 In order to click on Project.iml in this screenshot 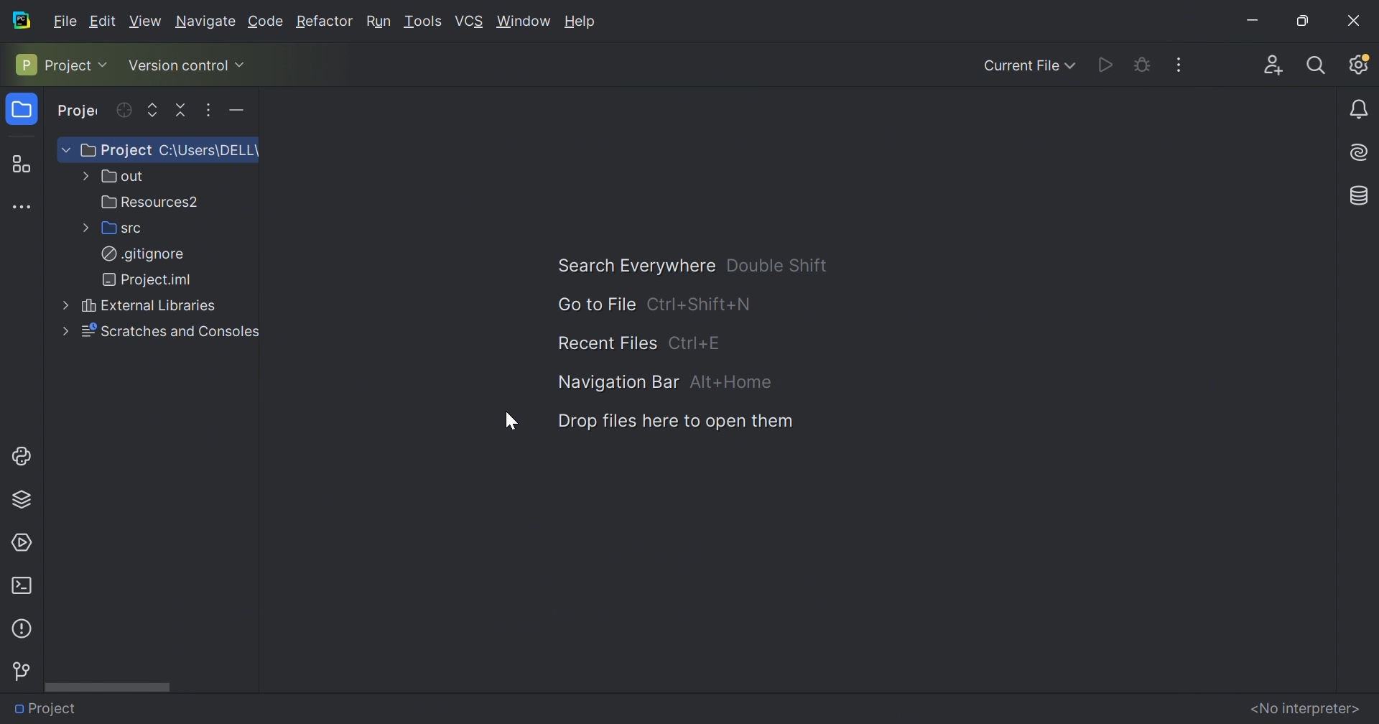, I will do `click(147, 279)`.